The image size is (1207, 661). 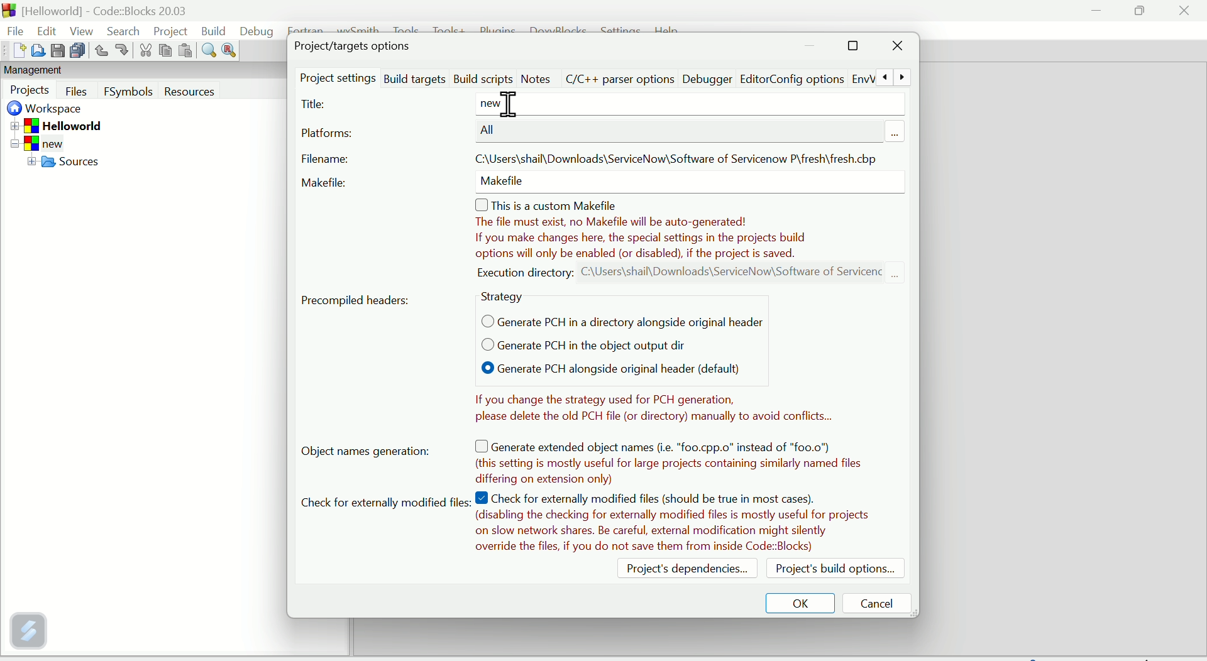 What do you see at coordinates (256, 30) in the screenshot?
I see `Debug ` at bounding box center [256, 30].